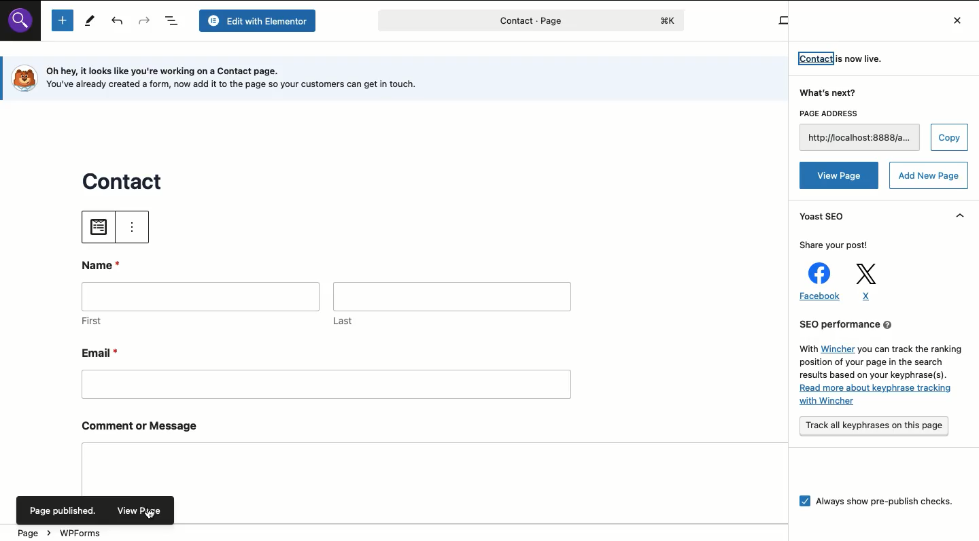 The image size is (979, 541). I want to click on Oh hey, it looks like you're working on a Contact page.
[o} You've already created a form, now add it to the page so your customers can get in touch., so click(239, 77).